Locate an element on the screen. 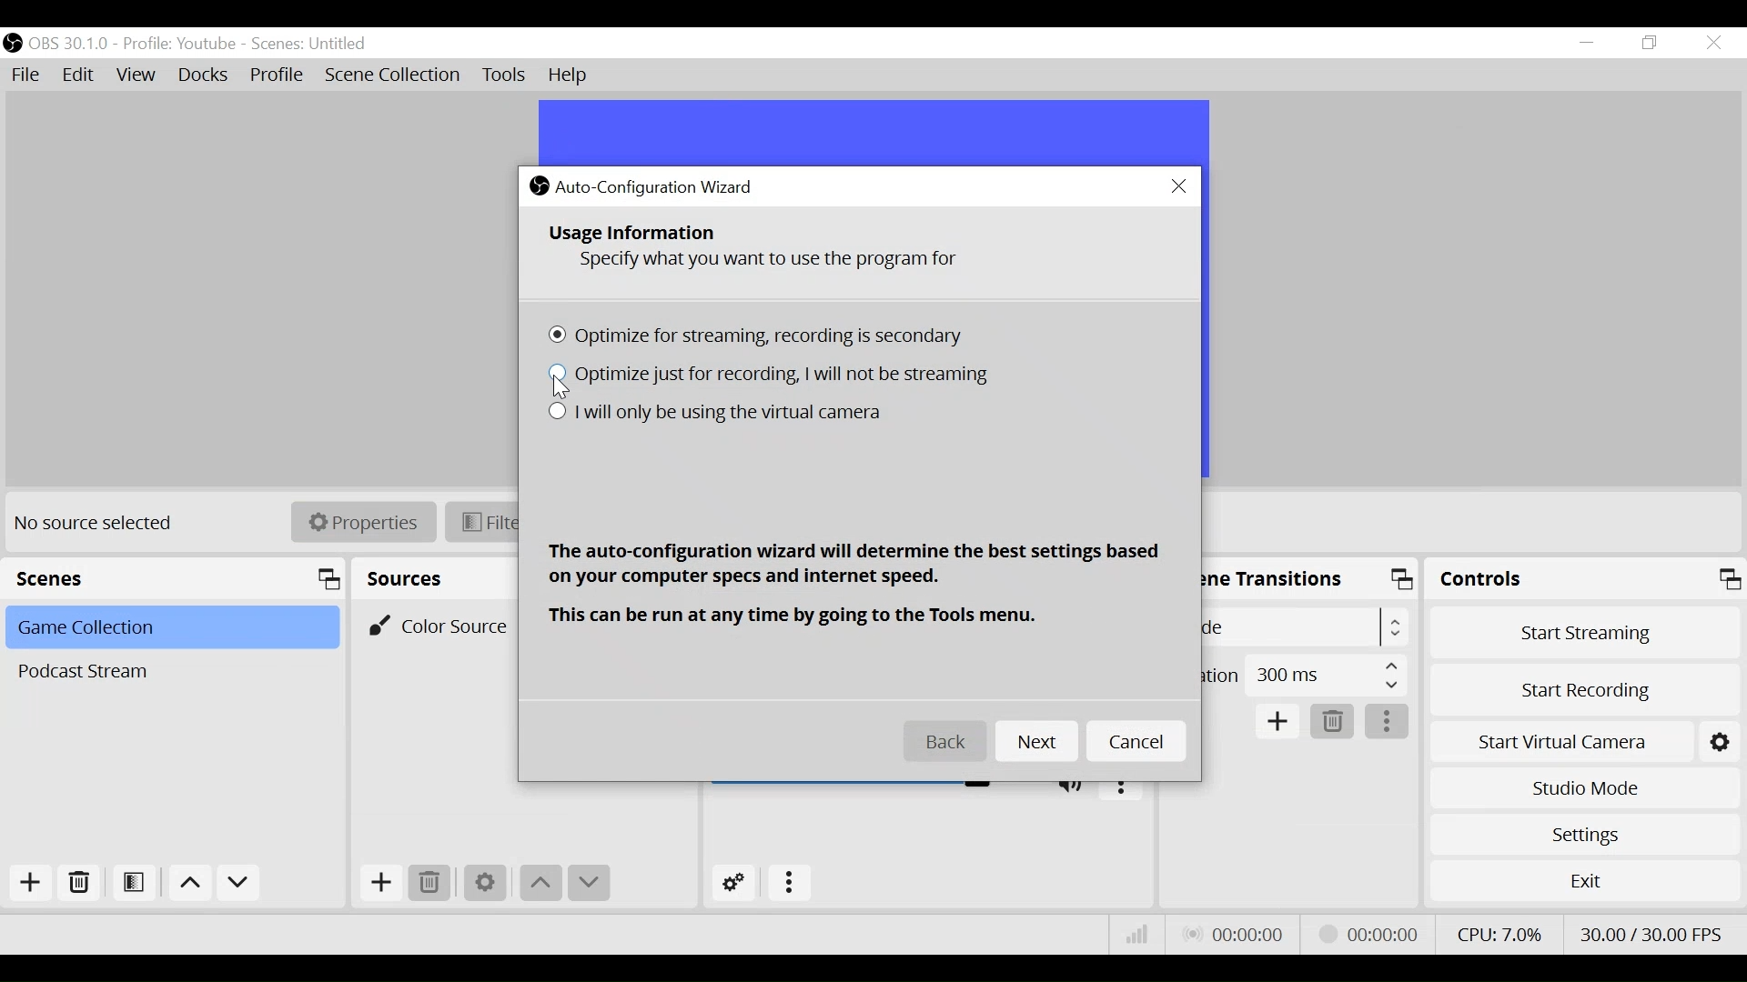 The width and height of the screenshot is (1747, 982). more options is located at coordinates (791, 885).